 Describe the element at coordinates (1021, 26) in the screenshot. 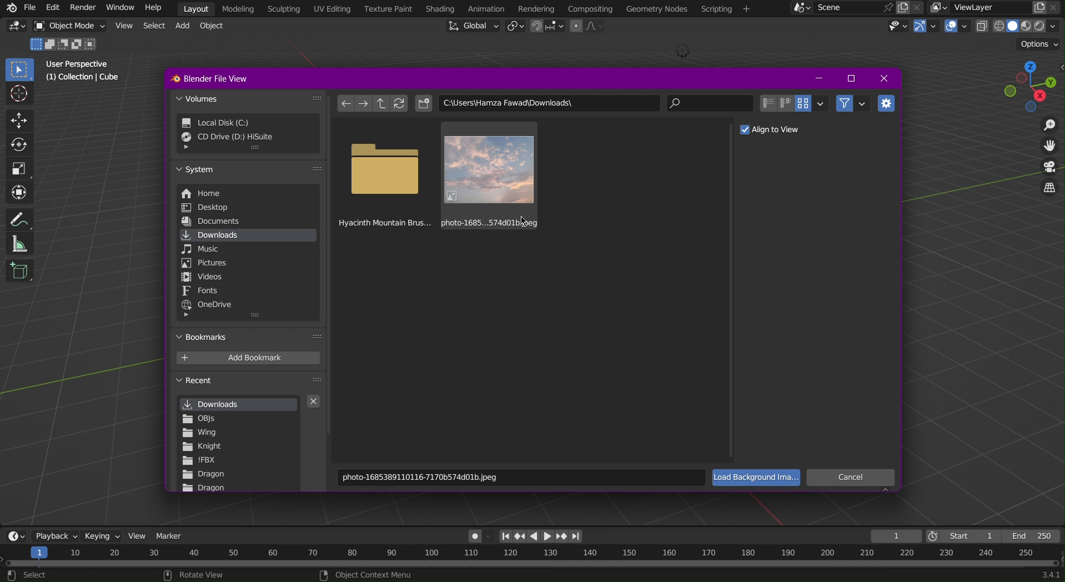

I see `Viewport Shading` at that location.